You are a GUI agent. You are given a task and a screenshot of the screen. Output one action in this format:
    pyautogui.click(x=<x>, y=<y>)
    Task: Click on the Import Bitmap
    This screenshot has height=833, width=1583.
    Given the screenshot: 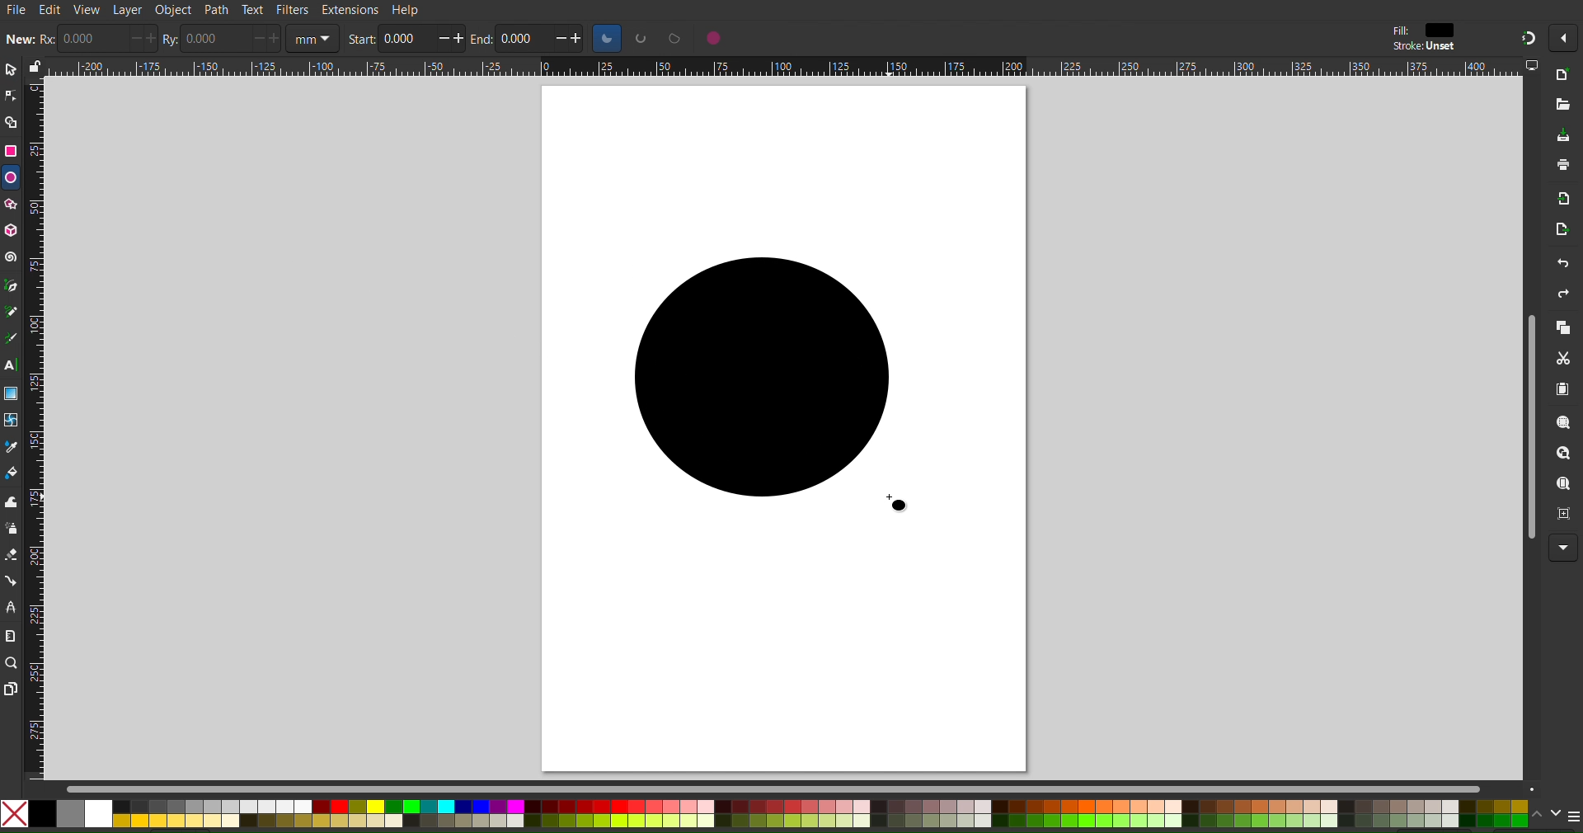 What is the action you would take?
    pyautogui.click(x=1562, y=199)
    